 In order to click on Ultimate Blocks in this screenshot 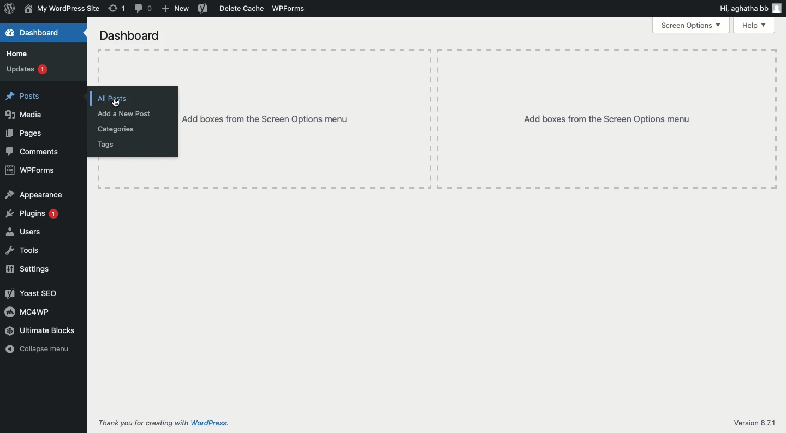, I will do `click(47, 330)`.